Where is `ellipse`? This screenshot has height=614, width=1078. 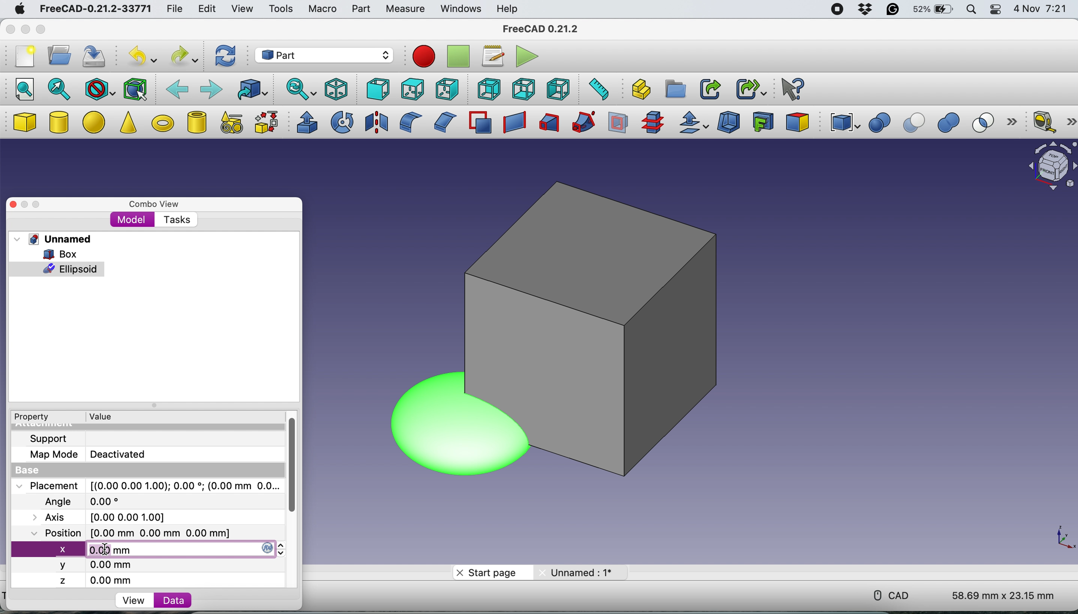
ellipse is located at coordinates (96, 121).